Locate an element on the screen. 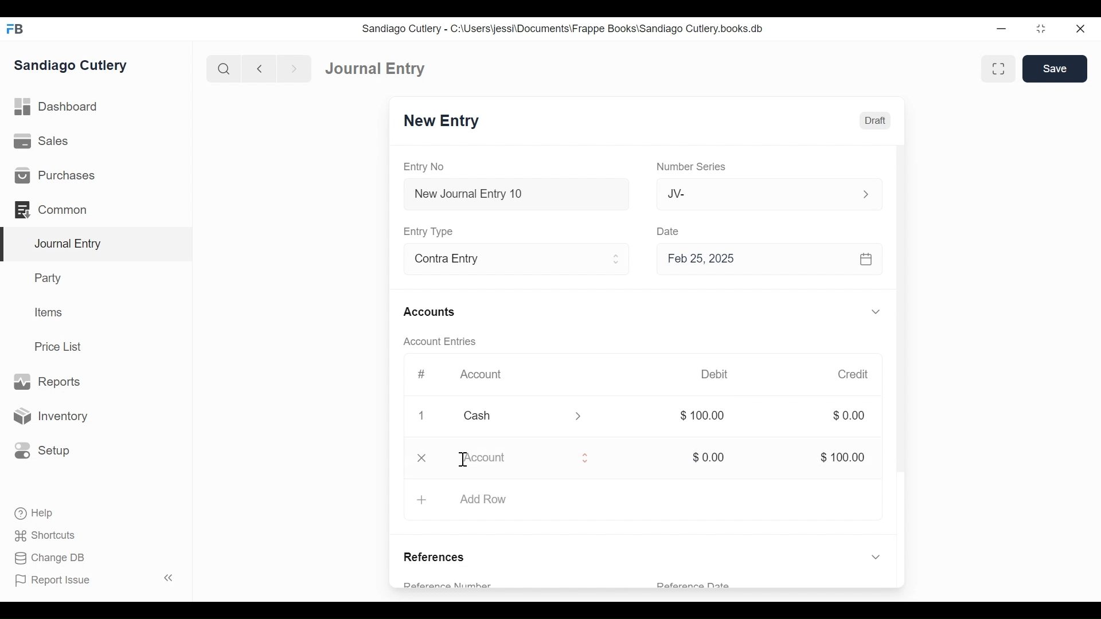  Draft is located at coordinates (876, 121).